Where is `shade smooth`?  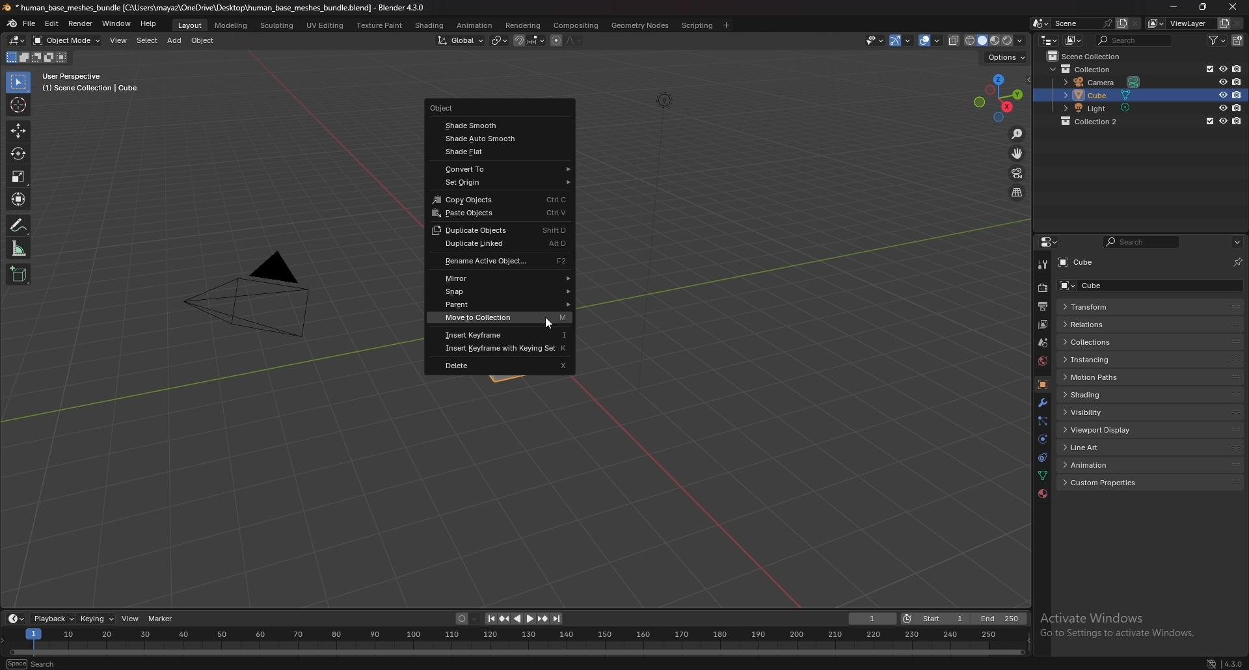
shade smooth is located at coordinates (496, 126).